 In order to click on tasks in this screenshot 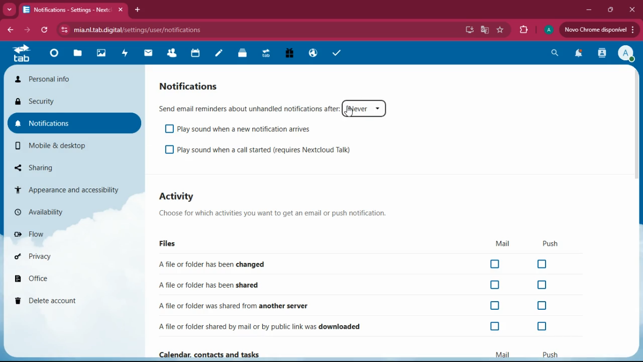, I will do `click(335, 53)`.